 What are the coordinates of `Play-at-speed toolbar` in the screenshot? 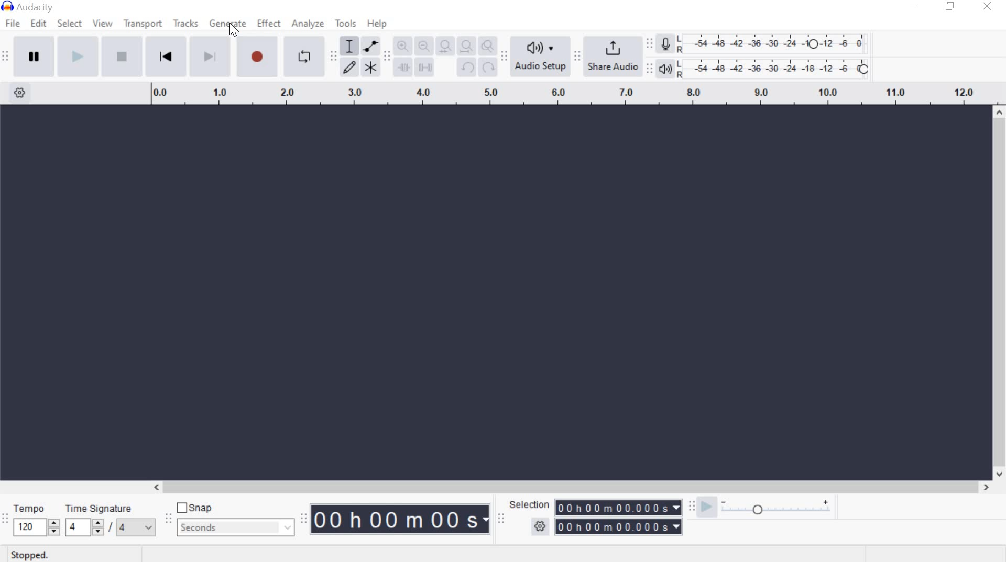 It's located at (689, 507).